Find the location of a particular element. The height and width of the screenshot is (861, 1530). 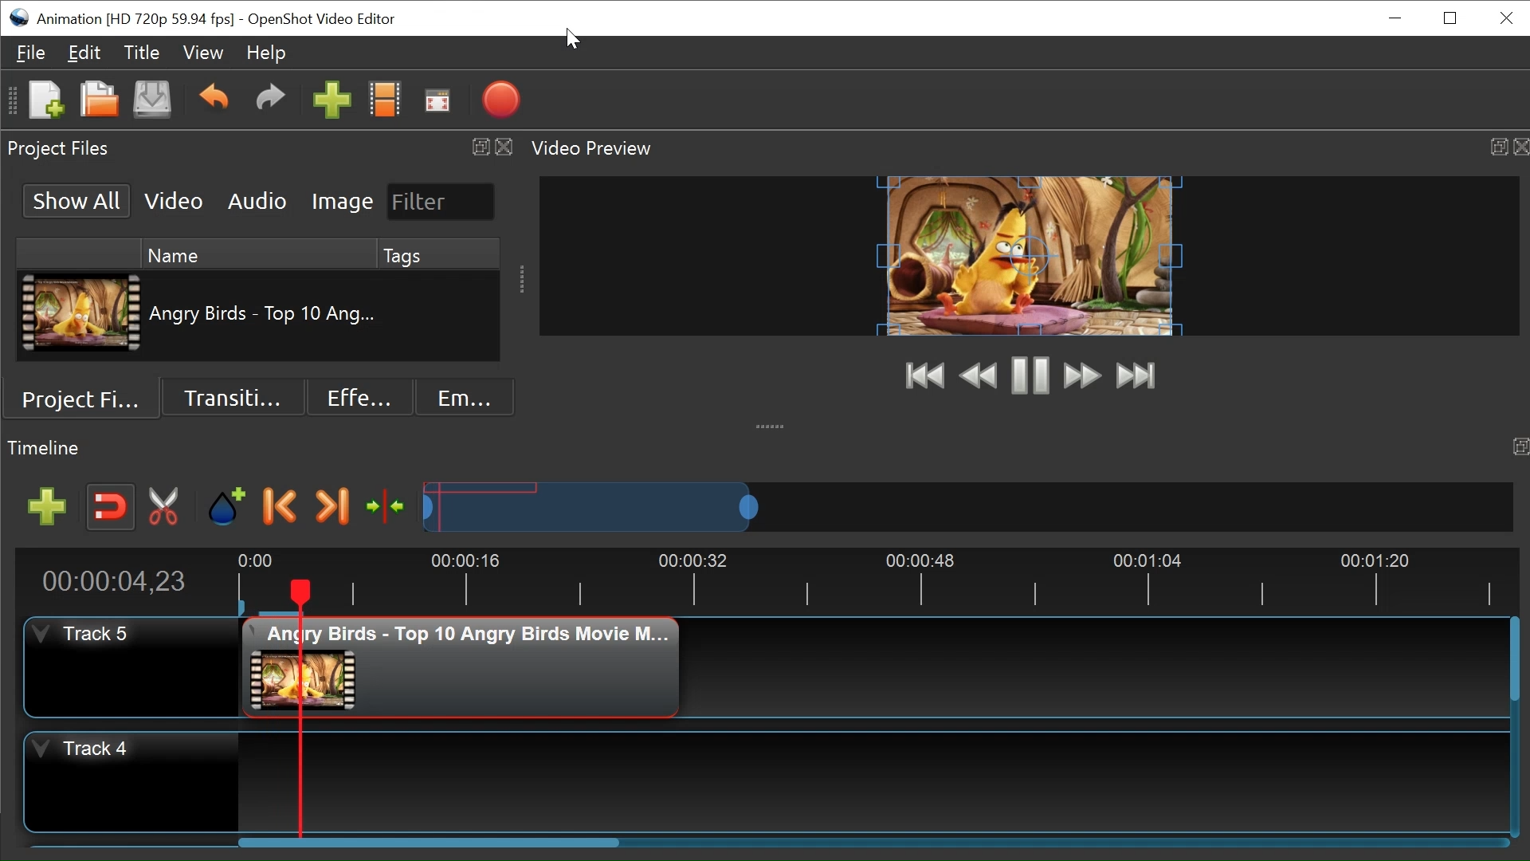

Jump to Start is located at coordinates (926, 377).